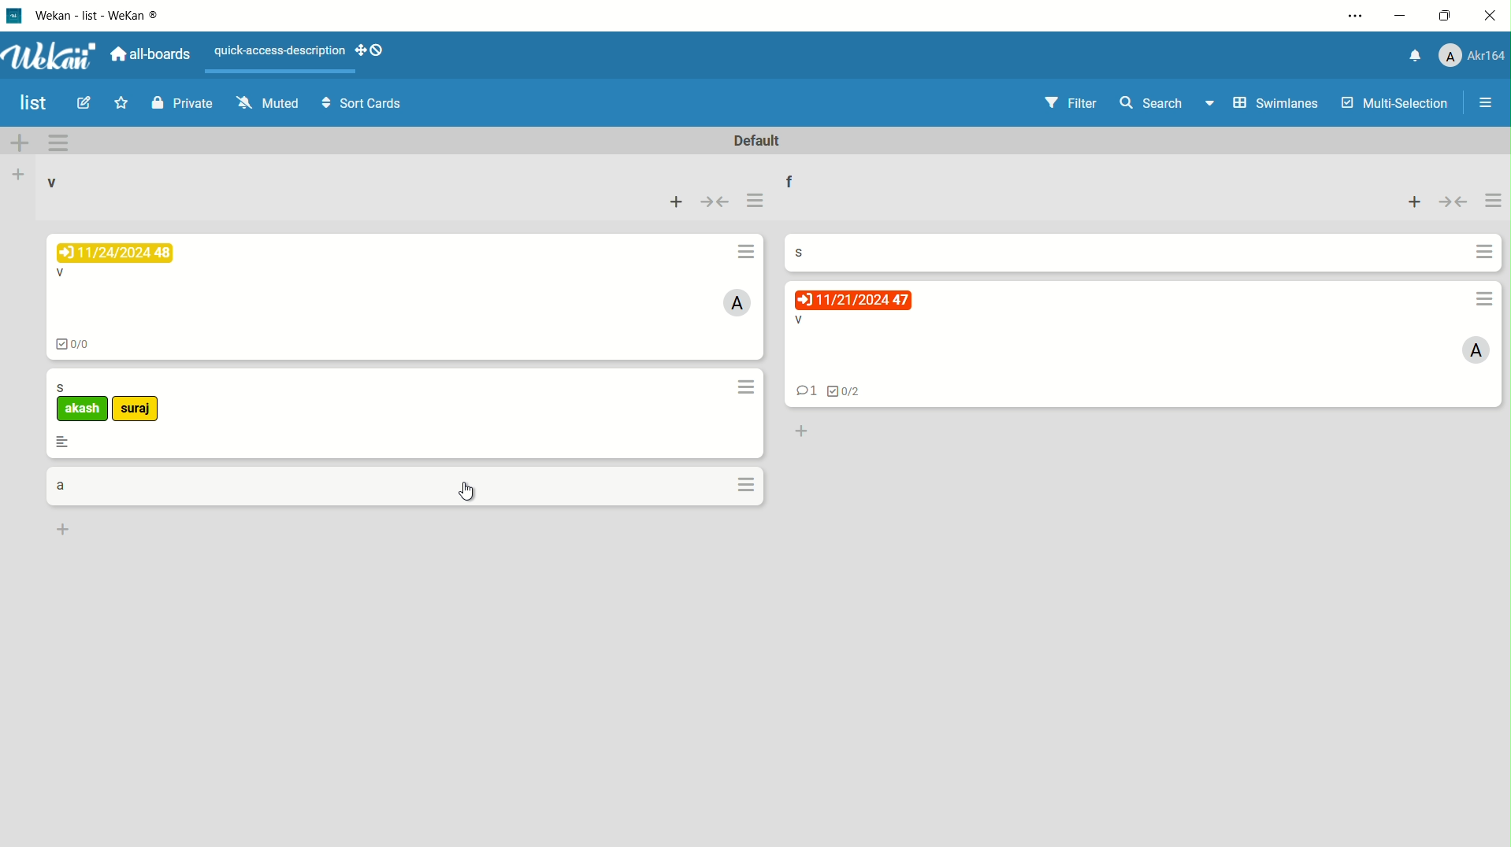 Image resolution: width=1511 pixels, height=847 pixels. What do you see at coordinates (715, 202) in the screenshot?
I see `collapse` at bounding box center [715, 202].